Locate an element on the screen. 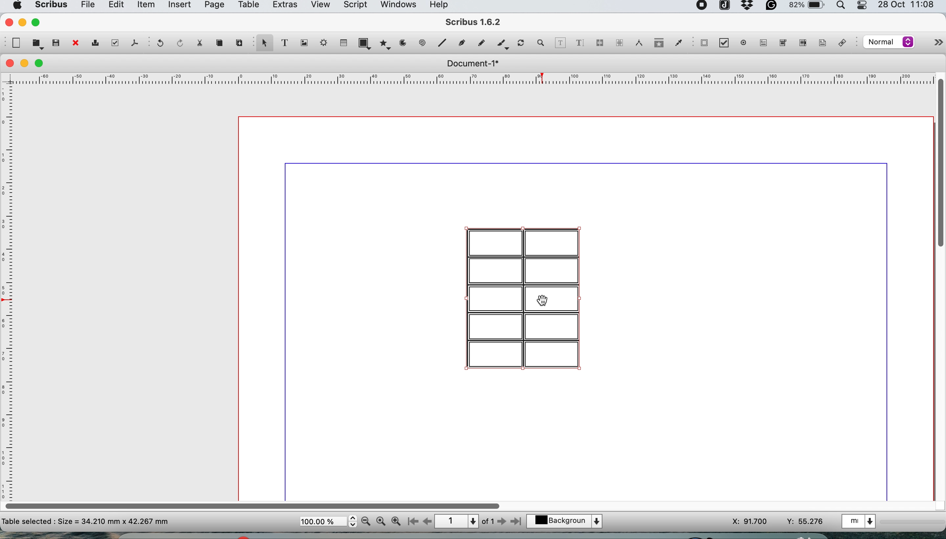 This screenshot has height=539, width=946. scribus is located at coordinates (50, 6).